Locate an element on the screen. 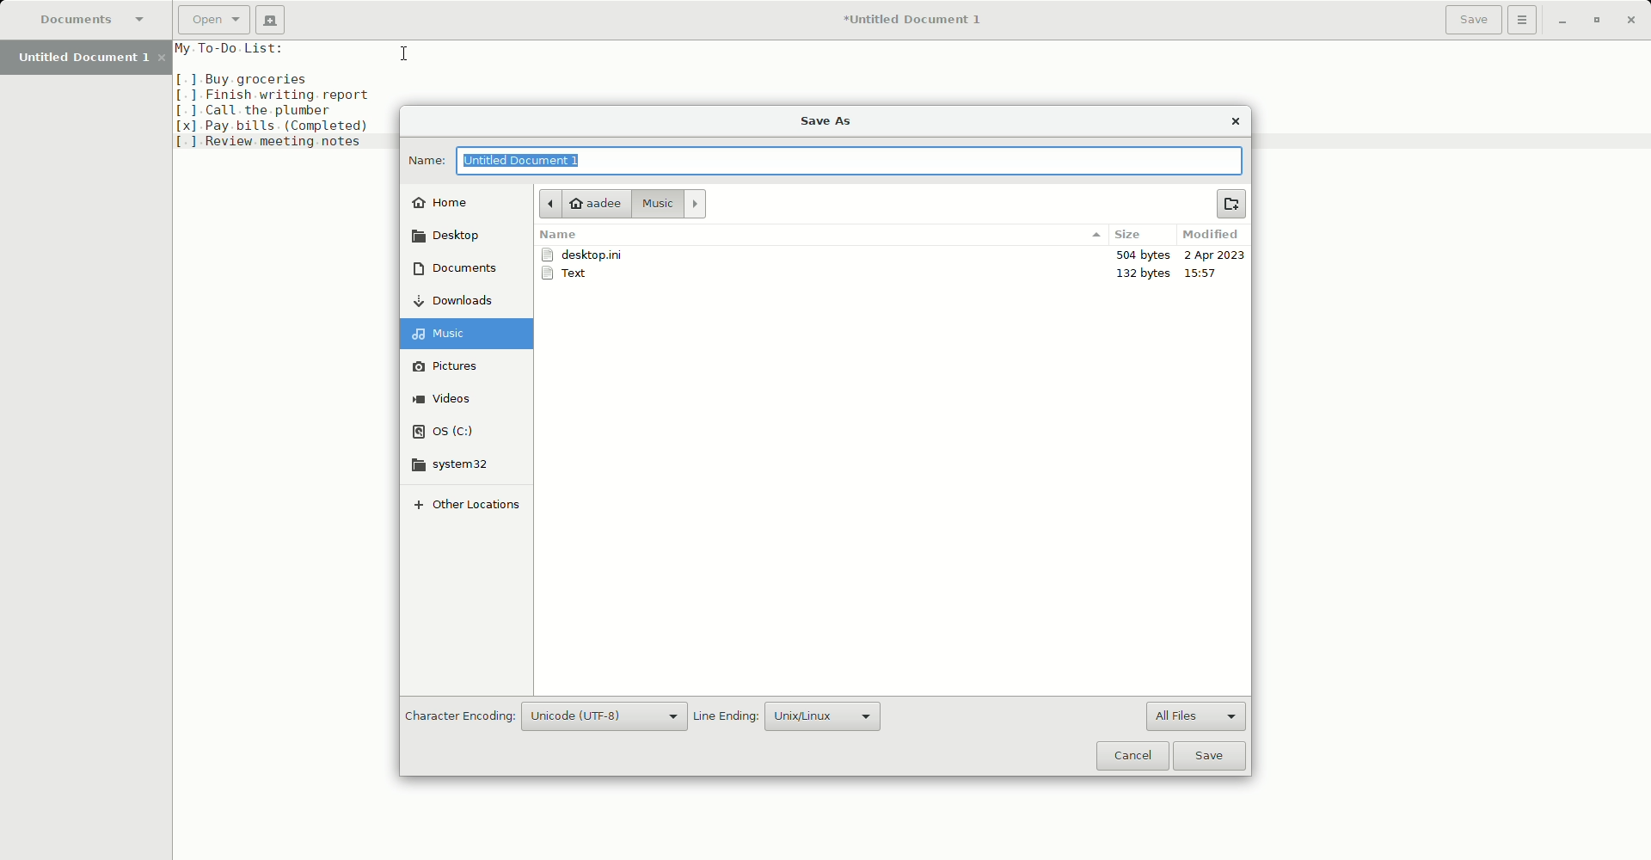 The width and height of the screenshot is (1651, 860). Save As is located at coordinates (827, 121).